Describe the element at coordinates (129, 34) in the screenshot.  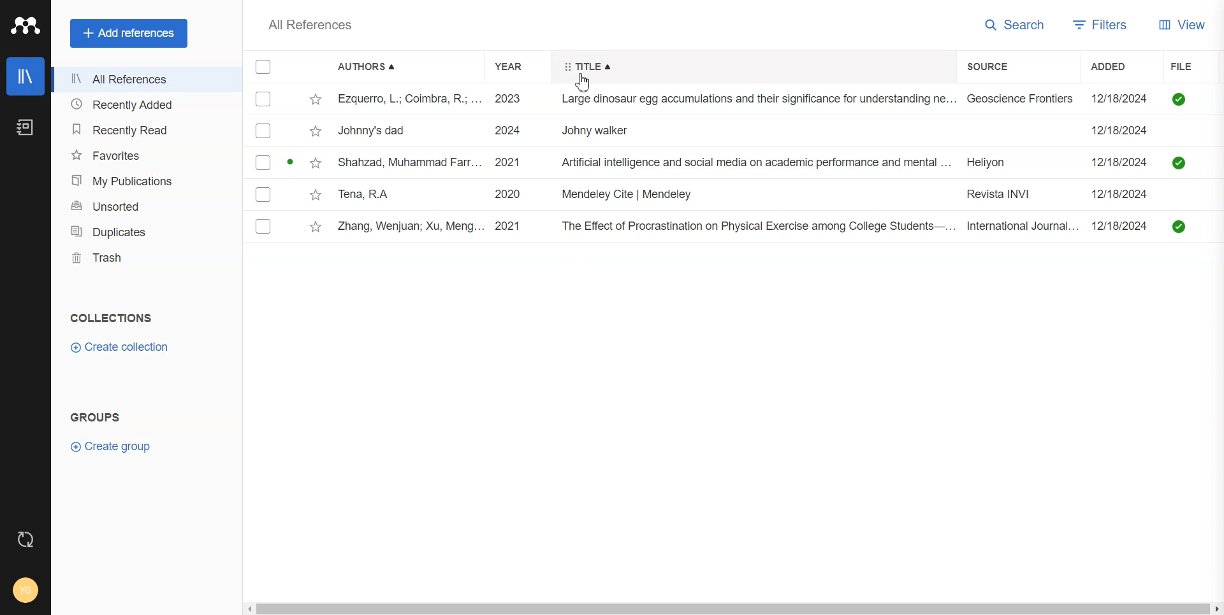
I see `Add refernces` at that location.